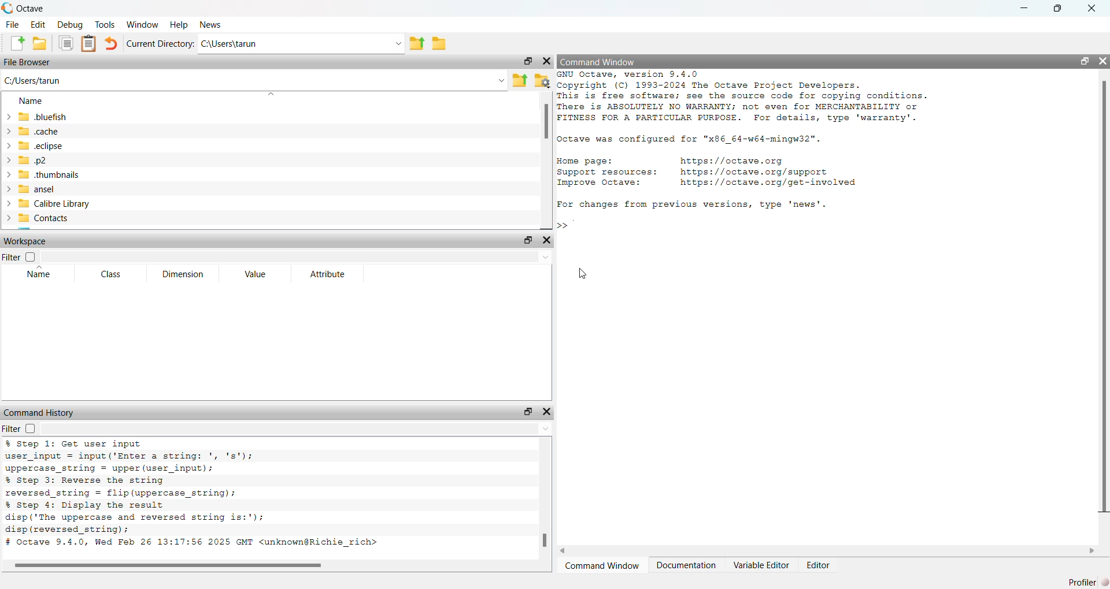 This screenshot has width=1110, height=589. Describe the element at coordinates (146, 456) in the screenshot. I see `code to convert string to uppercase` at that location.